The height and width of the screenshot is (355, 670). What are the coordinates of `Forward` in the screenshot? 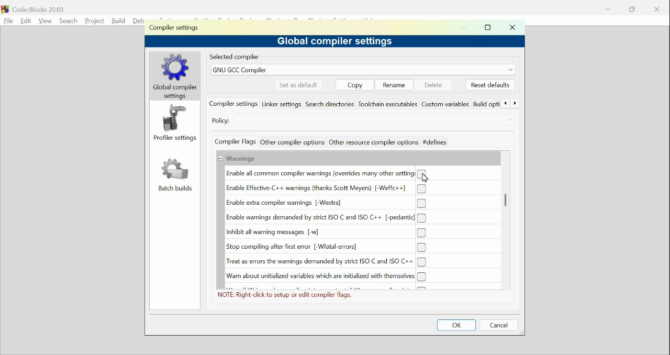 It's located at (516, 104).